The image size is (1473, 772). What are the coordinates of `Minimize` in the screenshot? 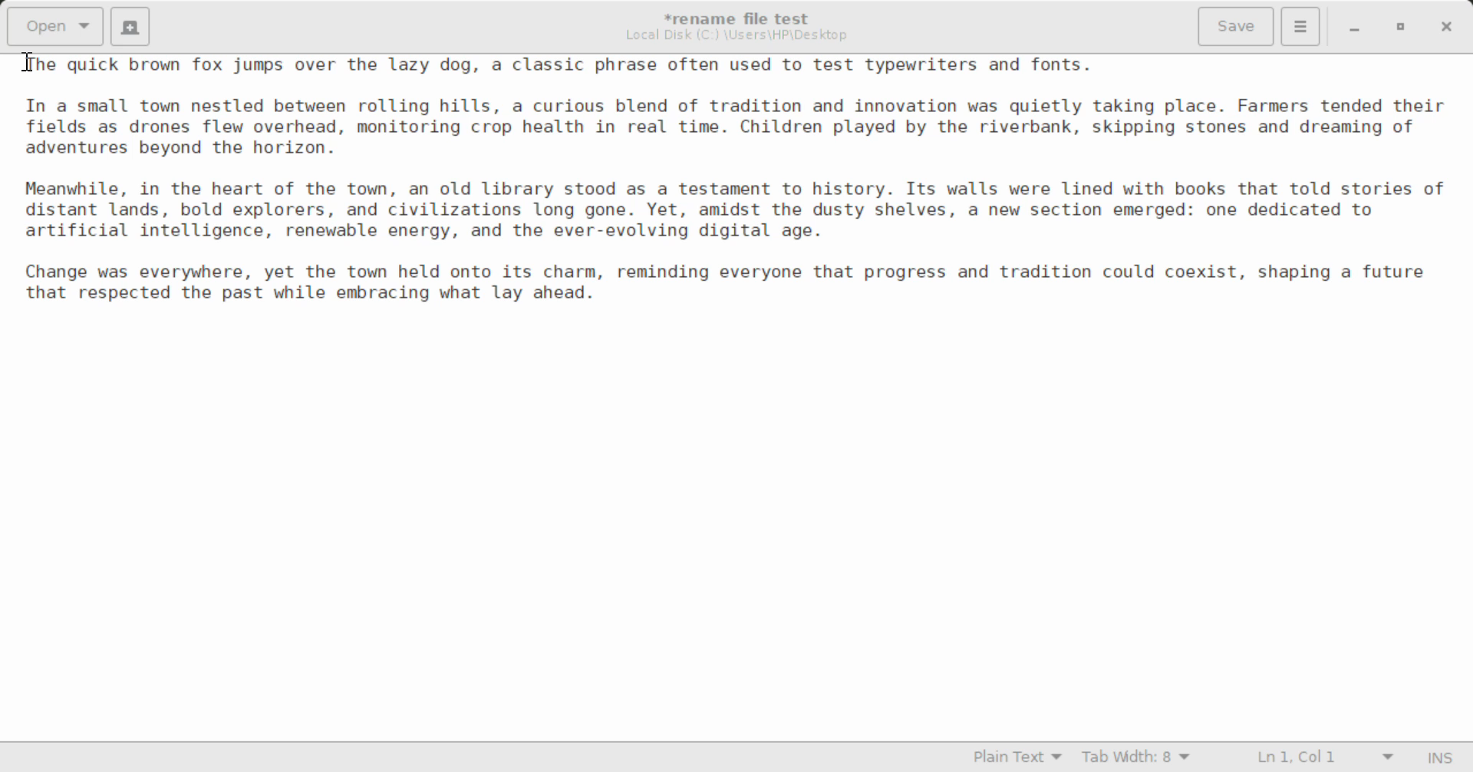 It's located at (1402, 29).